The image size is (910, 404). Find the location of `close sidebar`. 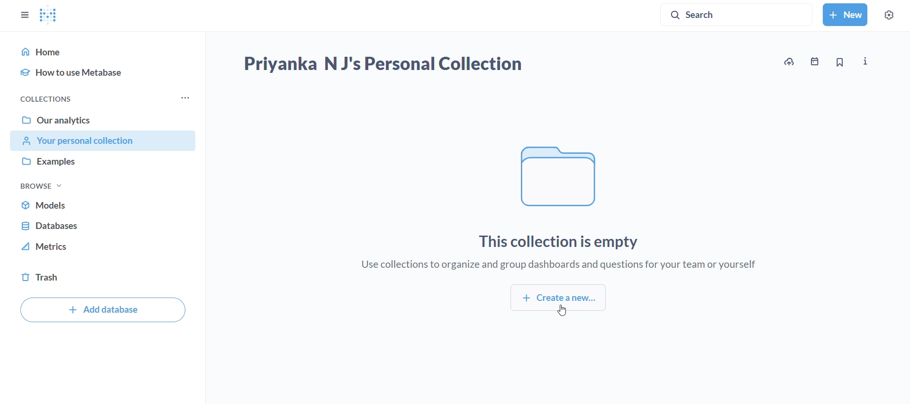

close sidebar is located at coordinates (18, 11).